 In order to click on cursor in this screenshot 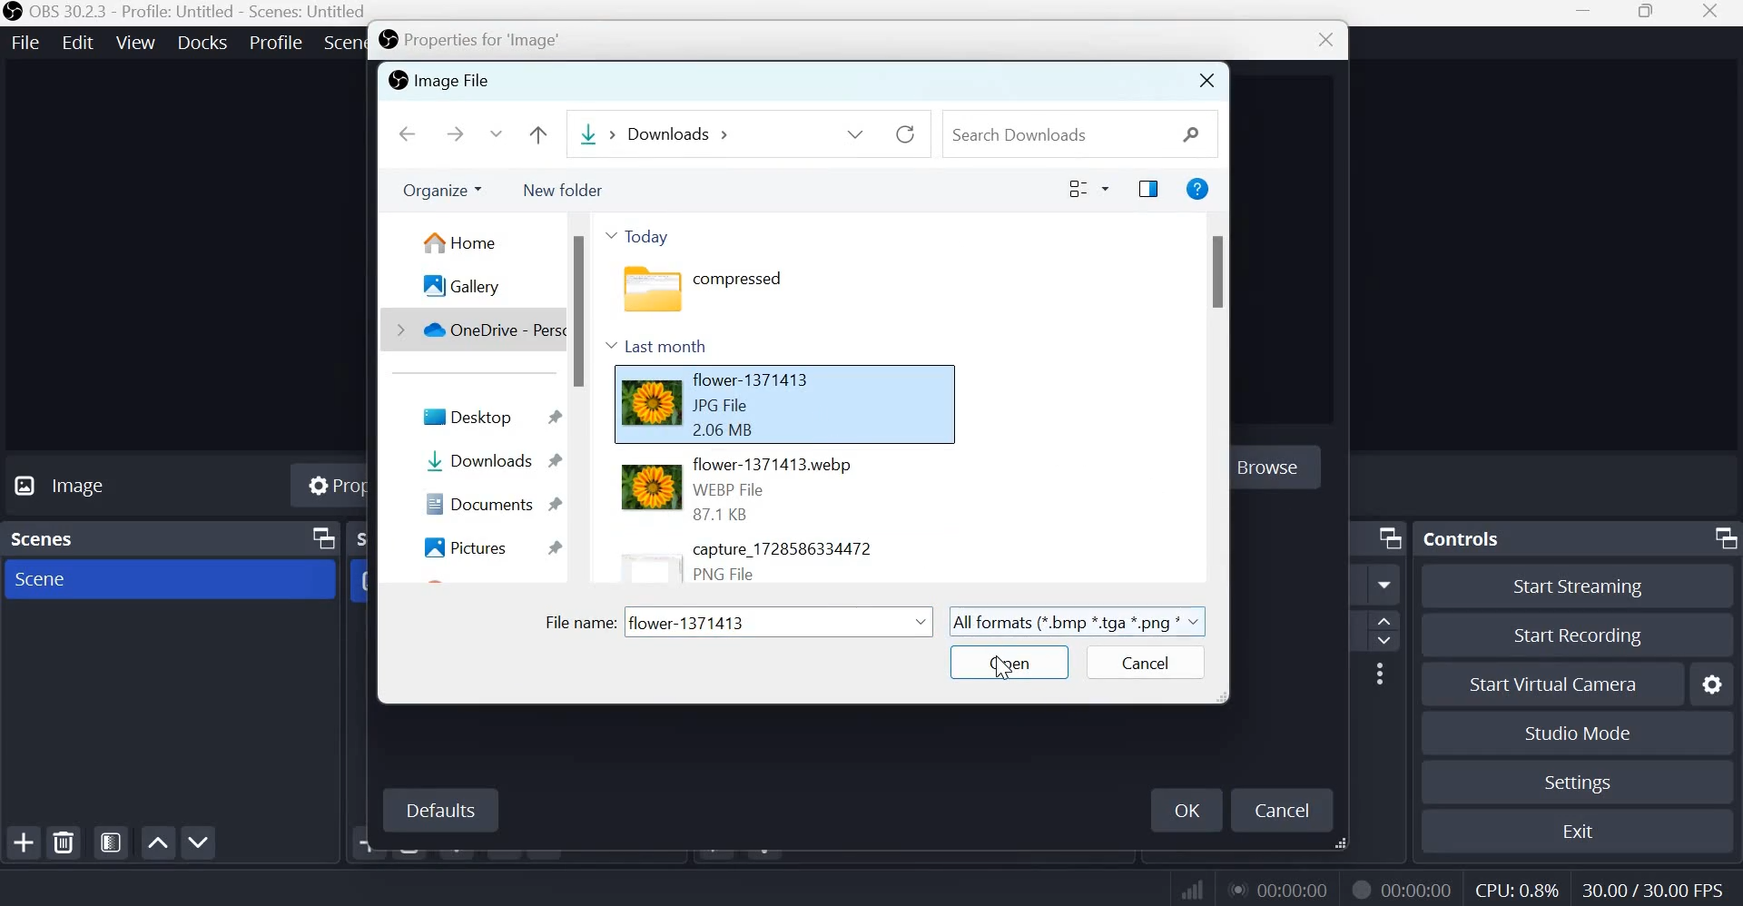, I will do `click(1005, 666)`.